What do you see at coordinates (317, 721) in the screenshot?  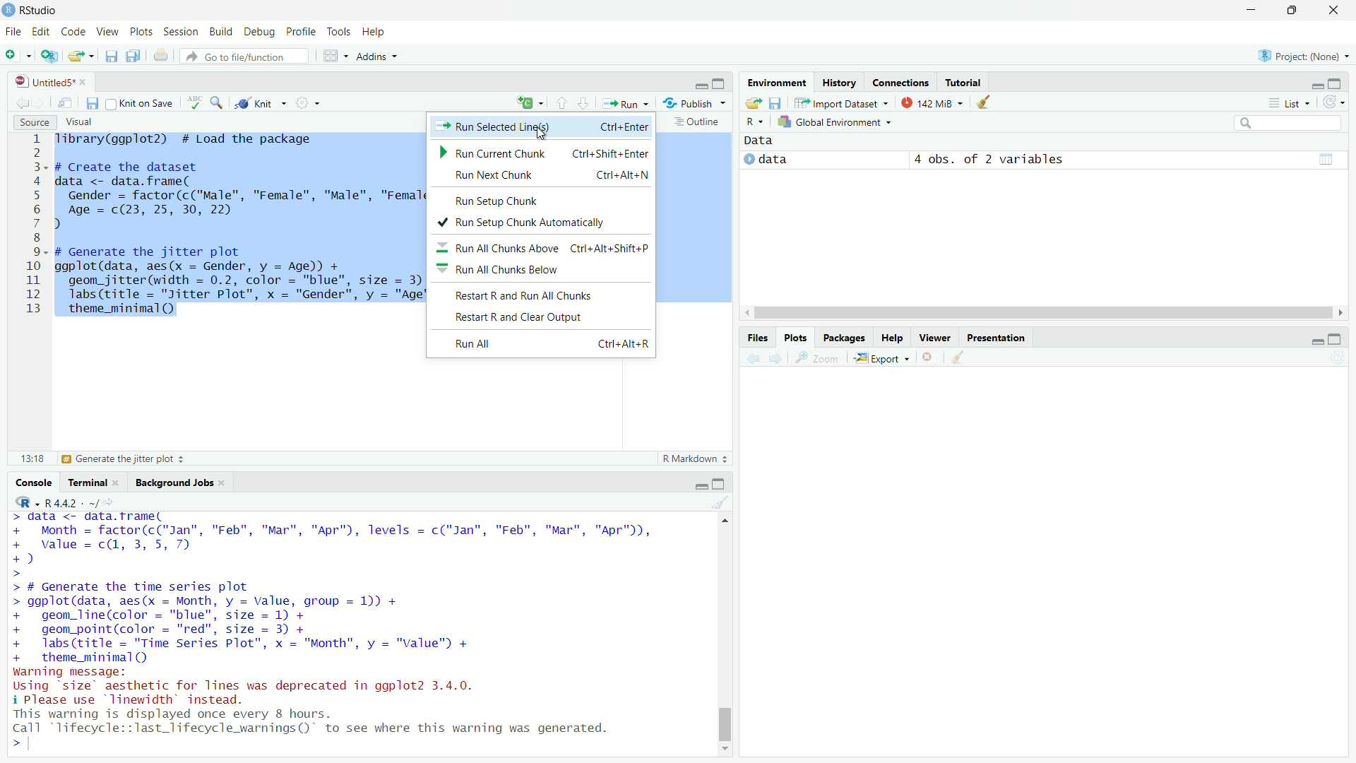 I see `warning displayed` at bounding box center [317, 721].